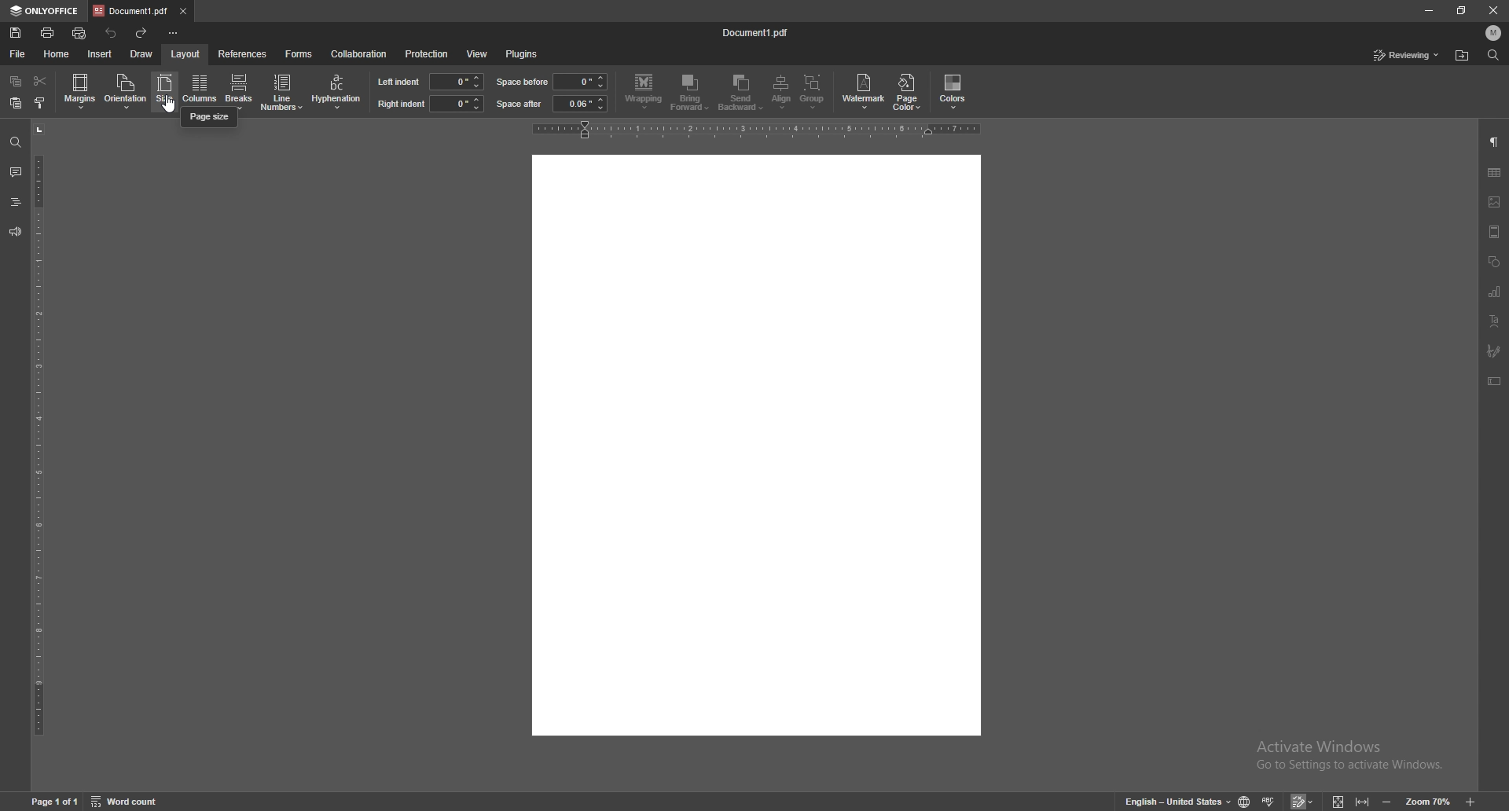 Image resolution: width=1509 pixels, height=811 pixels. What do you see at coordinates (523, 82) in the screenshot?
I see `space before` at bounding box center [523, 82].